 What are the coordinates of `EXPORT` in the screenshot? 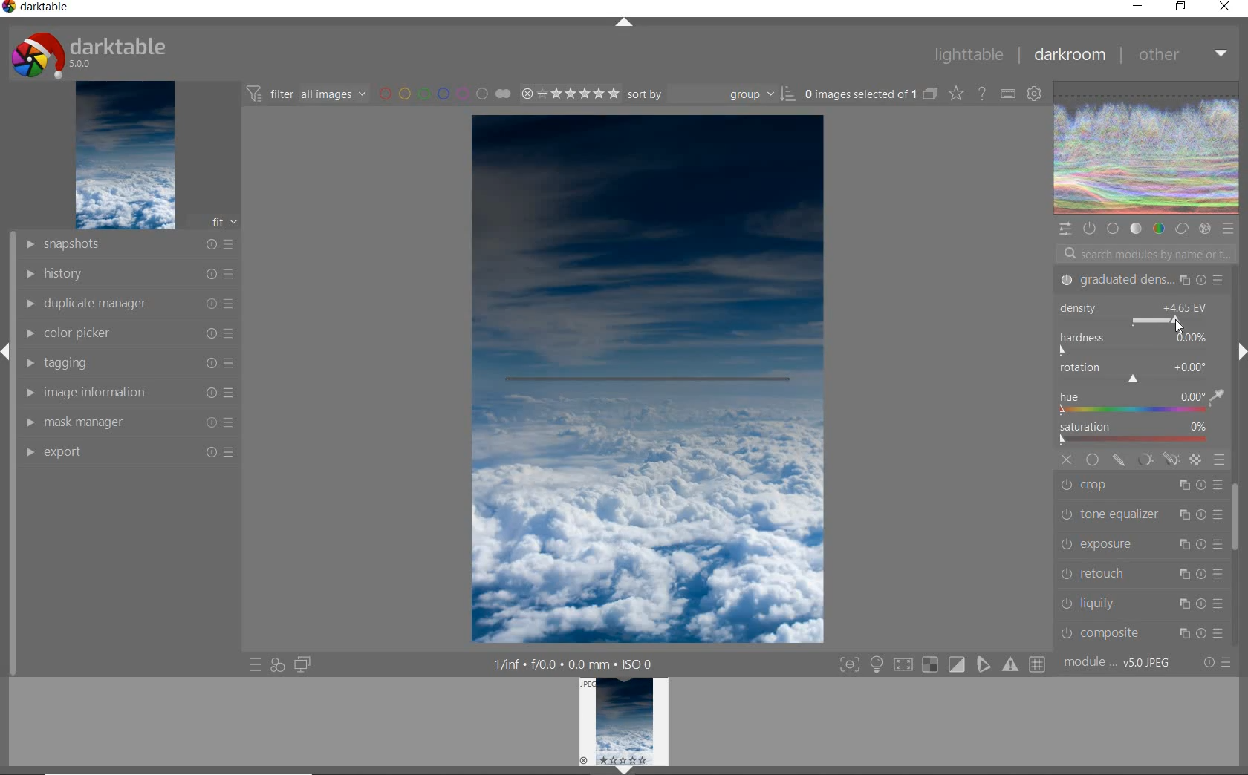 It's located at (128, 451).